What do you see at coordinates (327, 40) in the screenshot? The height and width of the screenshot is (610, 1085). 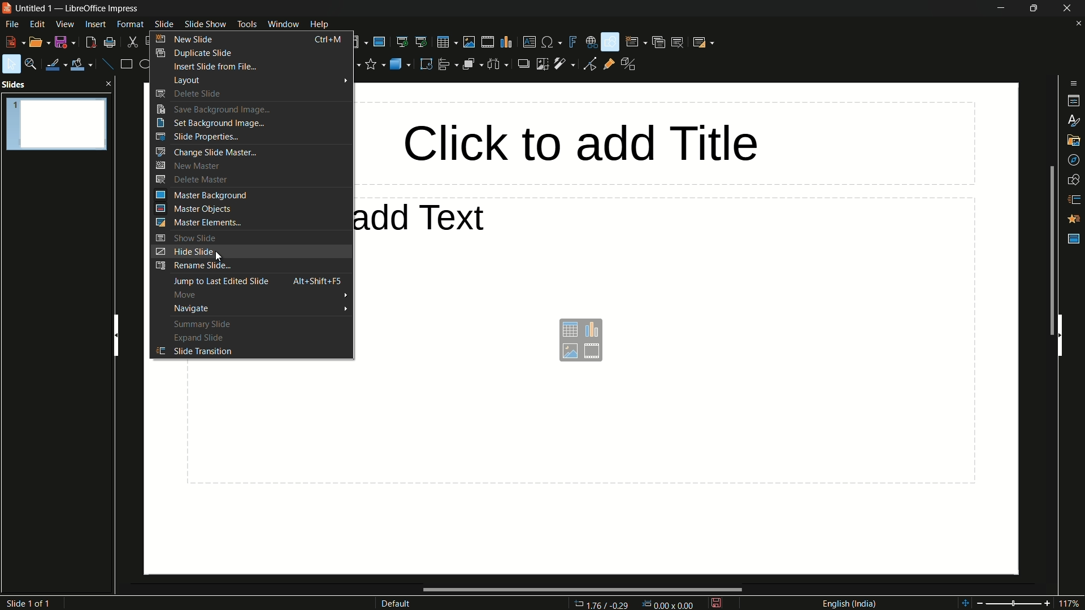 I see `keyboard shortcut` at bounding box center [327, 40].